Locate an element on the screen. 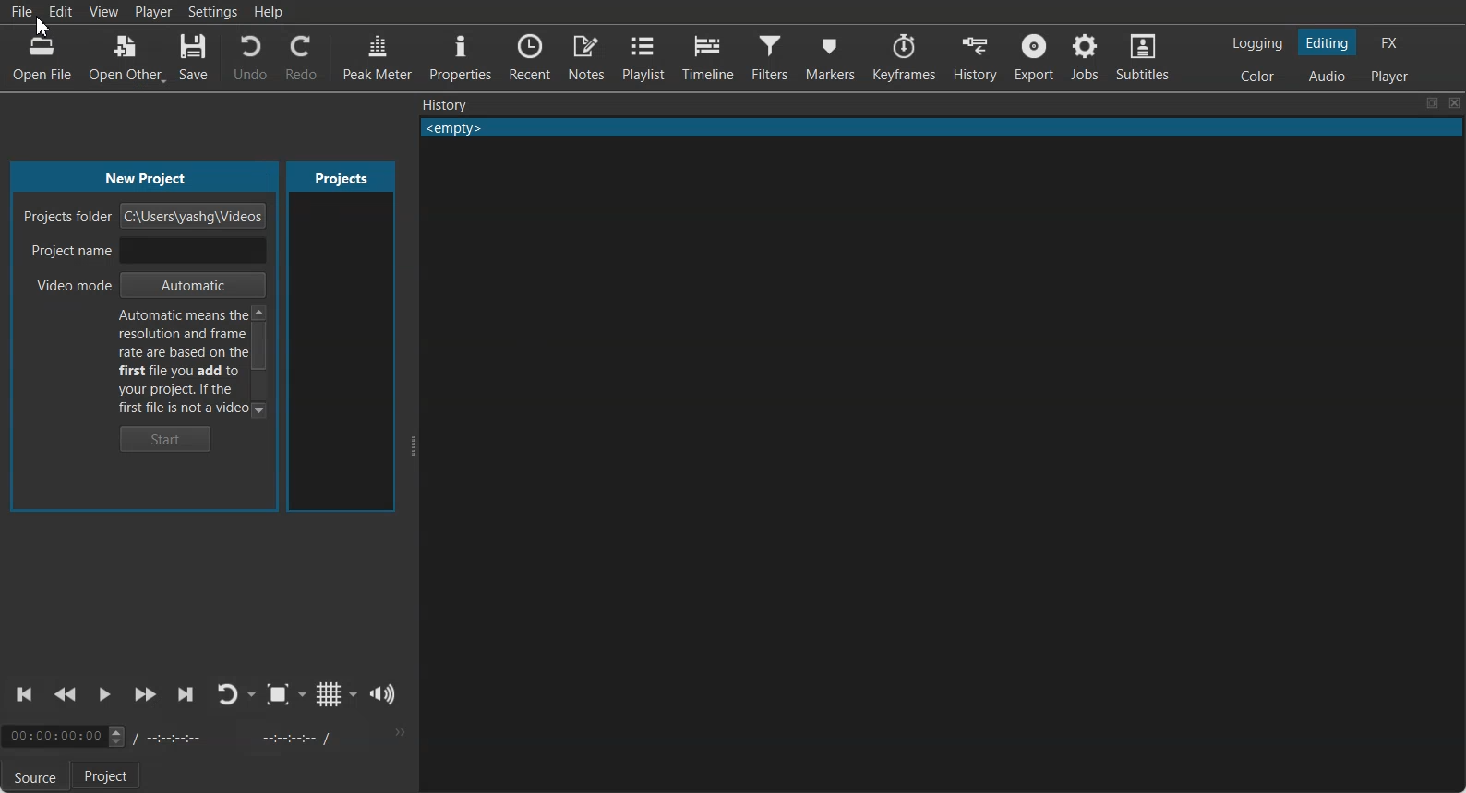  Markers is located at coordinates (831, 56).